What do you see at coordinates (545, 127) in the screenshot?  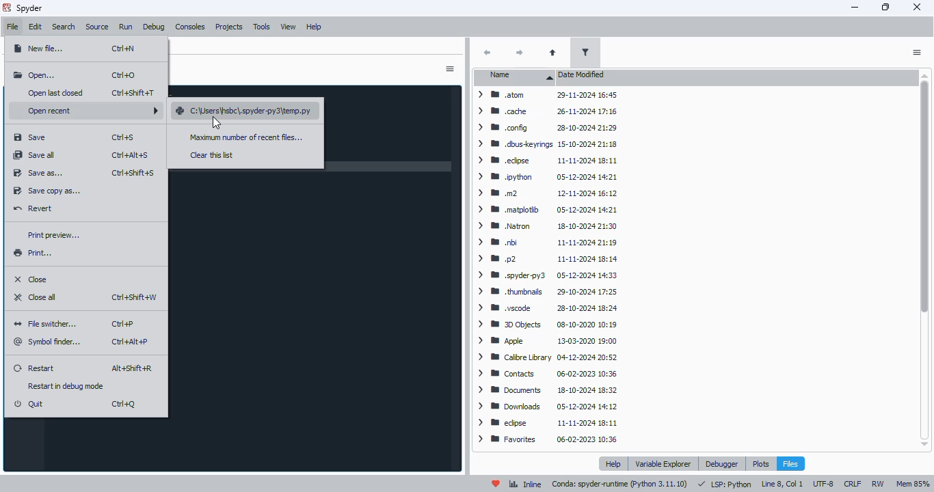 I see `> MW config 28-10-2024 21:29` at bounding box center [545, 127].